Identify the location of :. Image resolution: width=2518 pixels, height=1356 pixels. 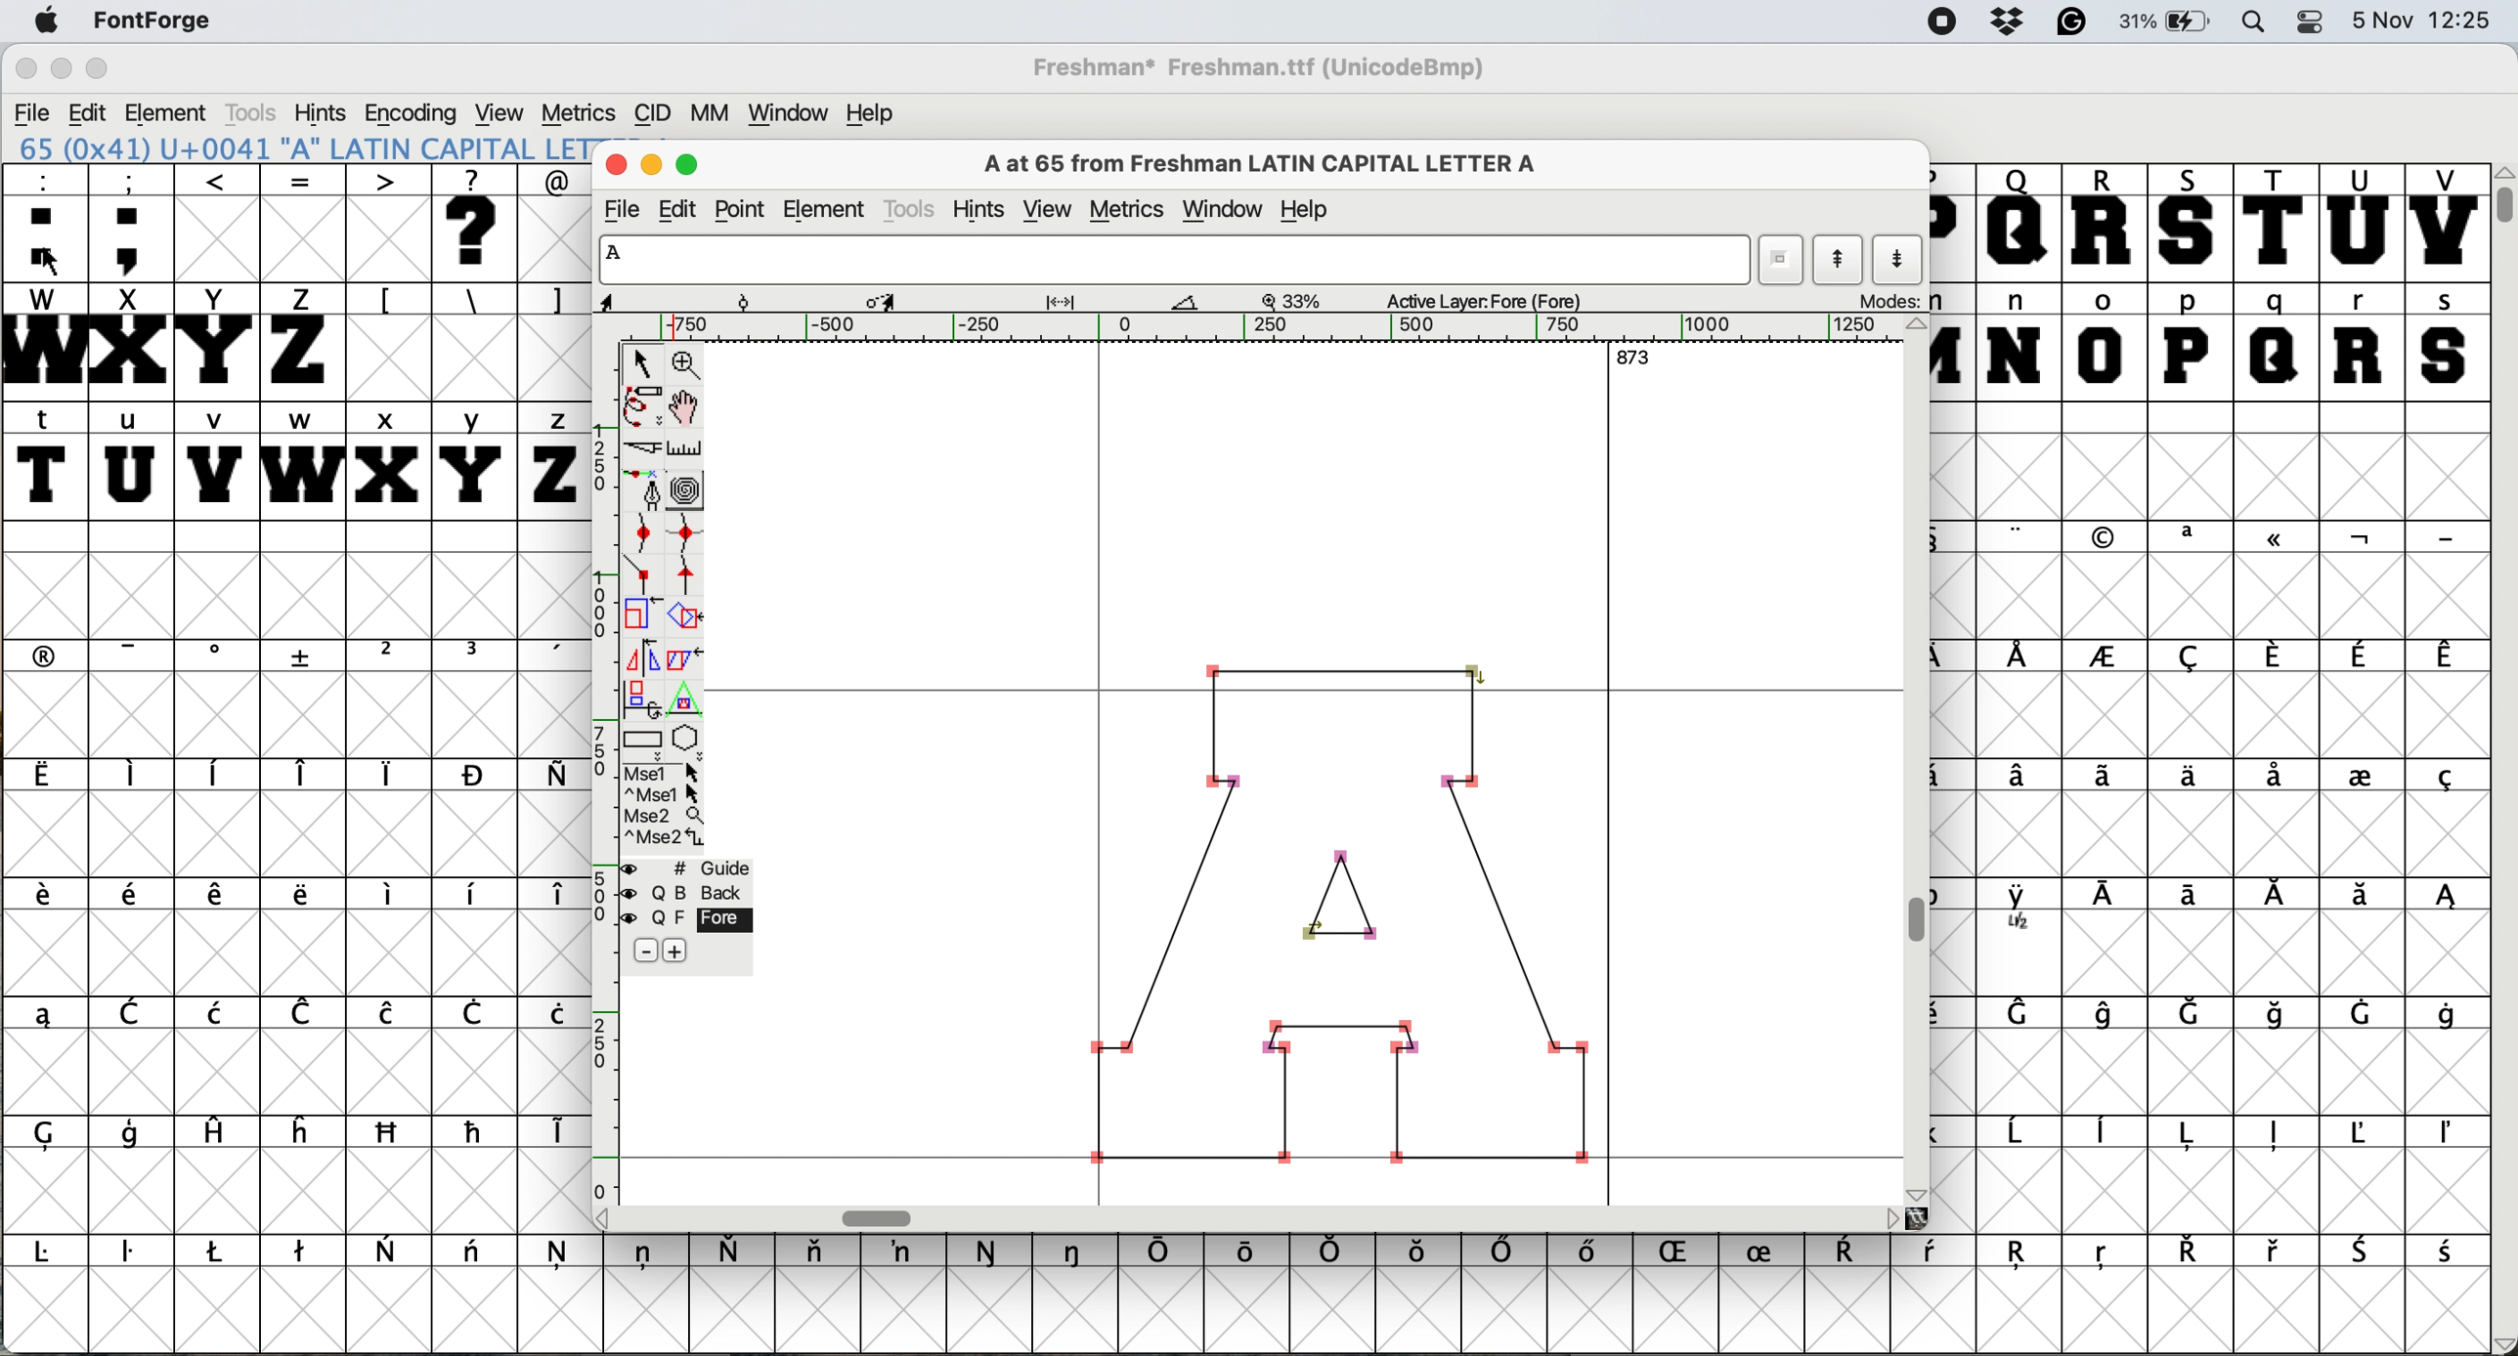
(42, 220).